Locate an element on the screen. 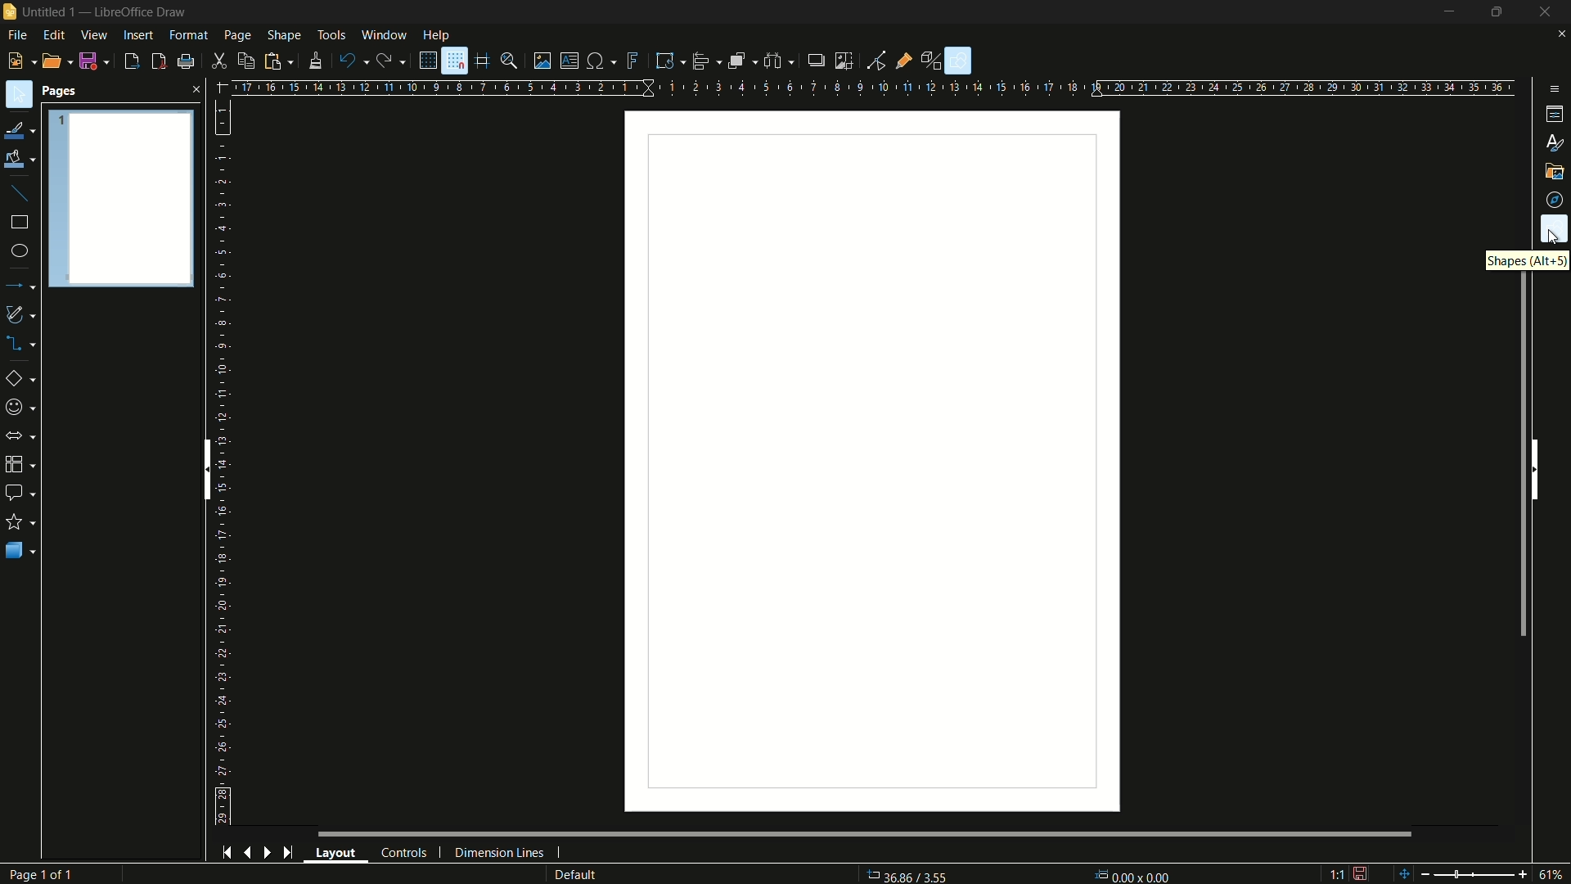 The width and height of the screenshot is (1571, 884). toggle point edit mode is located at coordinates (877, 61).